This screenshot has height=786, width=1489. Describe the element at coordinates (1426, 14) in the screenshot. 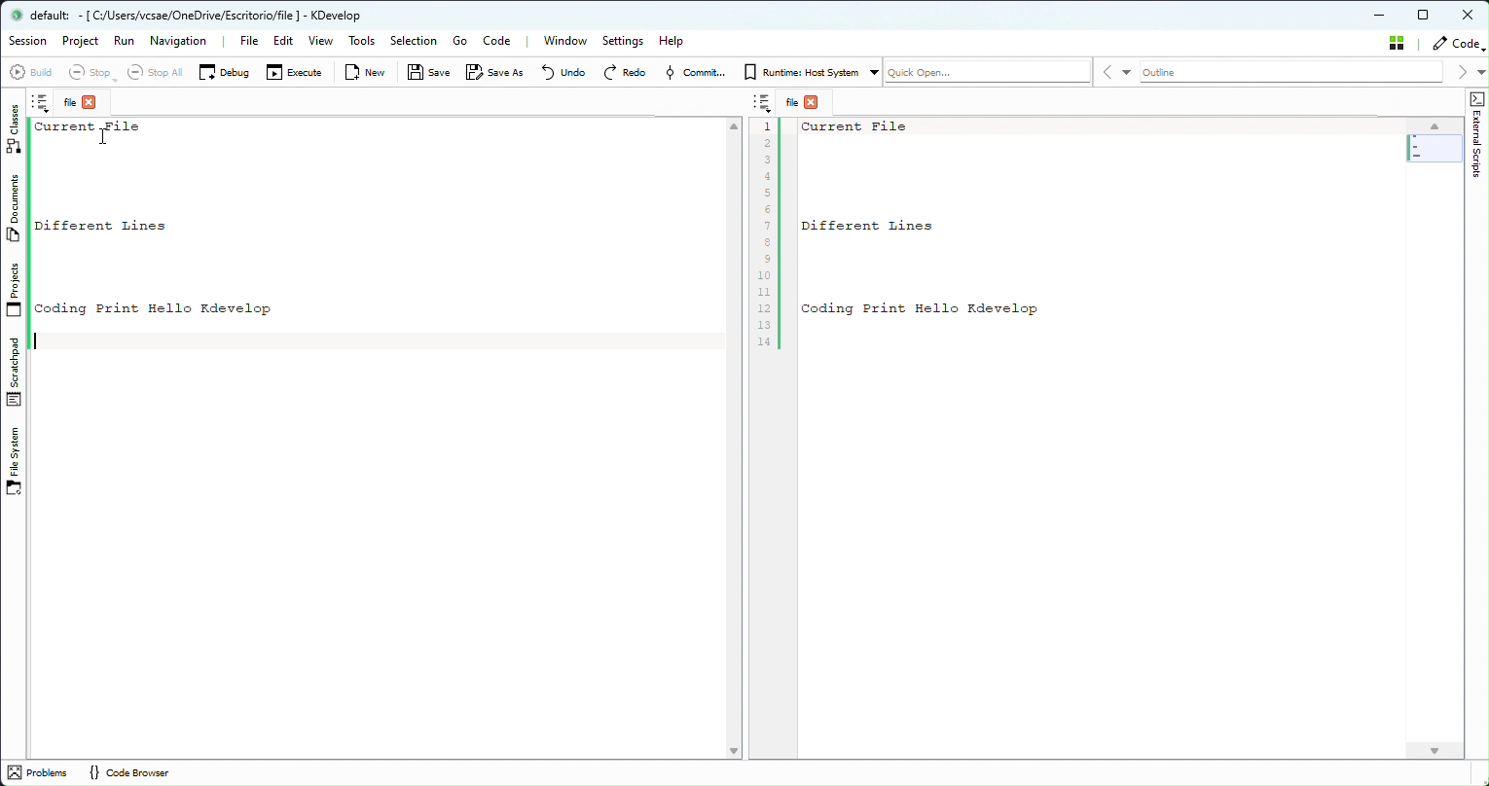

I see `Maximize` at that location.